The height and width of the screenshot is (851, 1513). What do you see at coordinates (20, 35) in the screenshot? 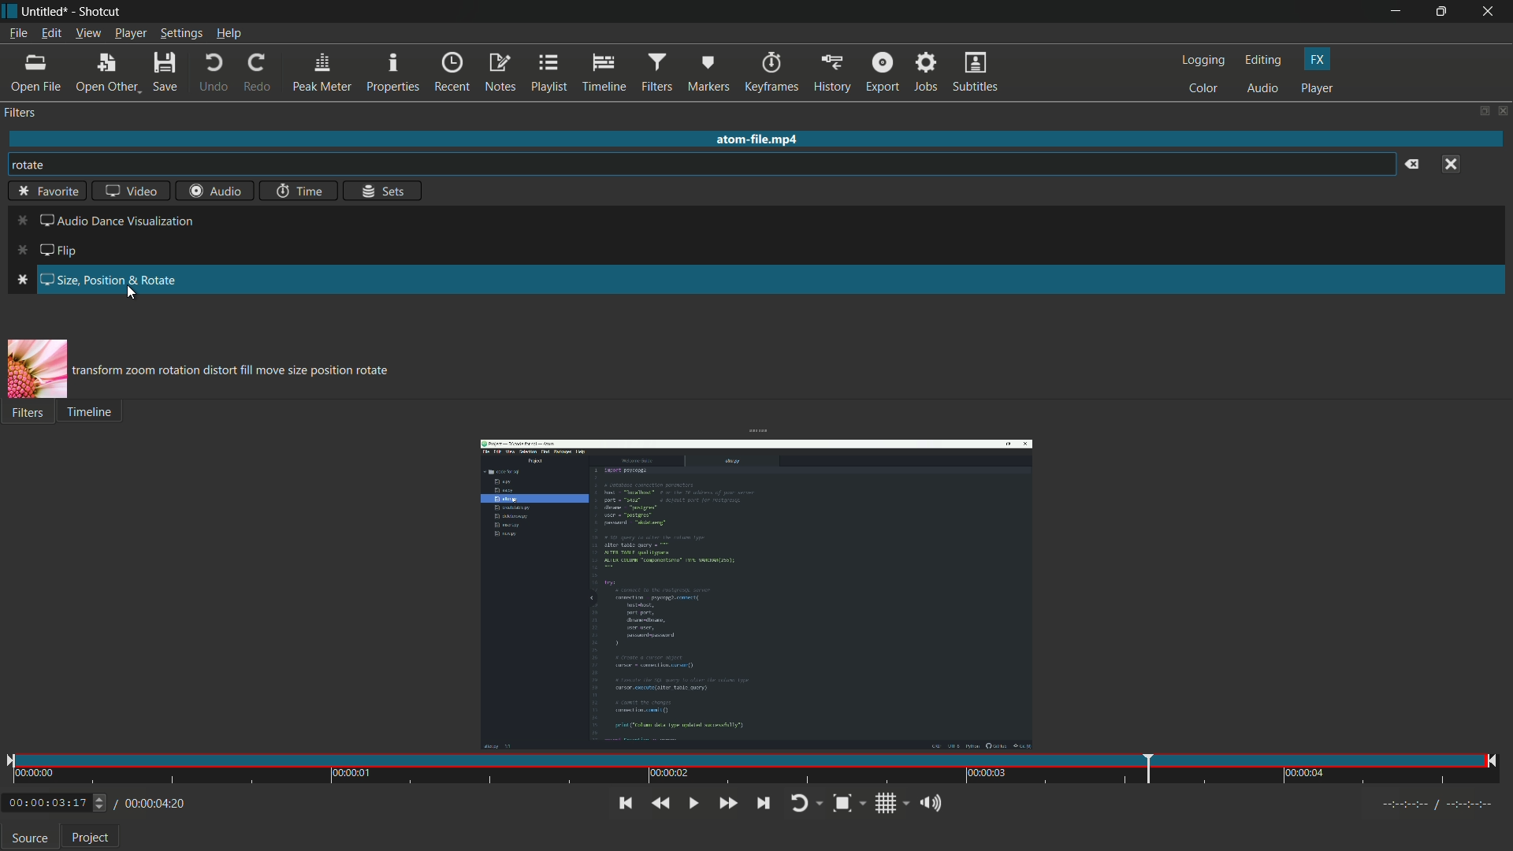
I see `file menu` at bounding box center [20, 35].